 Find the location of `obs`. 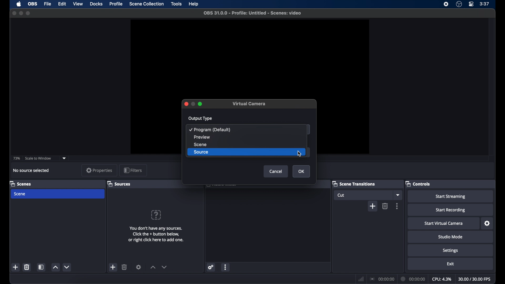

obs is located at coordinates (33, 4).